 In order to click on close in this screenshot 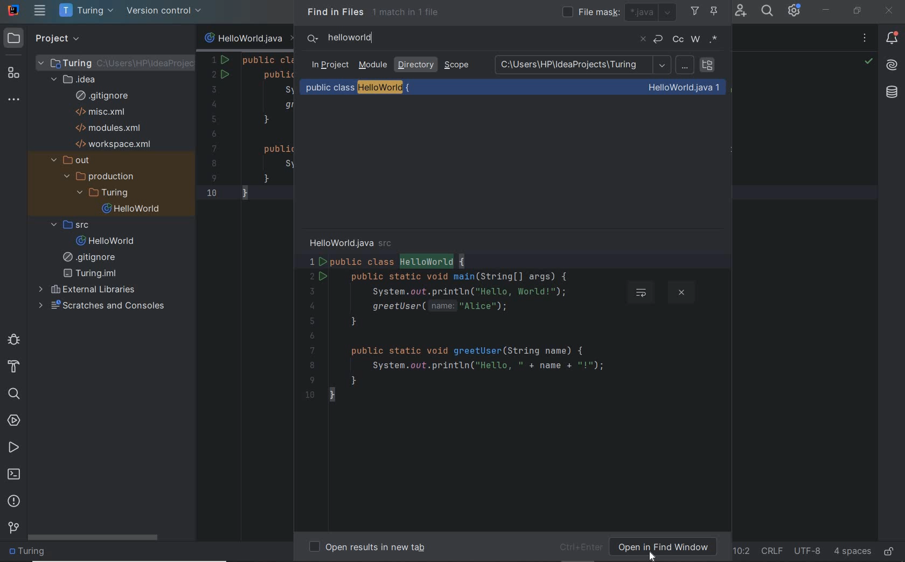, I will do `click(642, 40)`.